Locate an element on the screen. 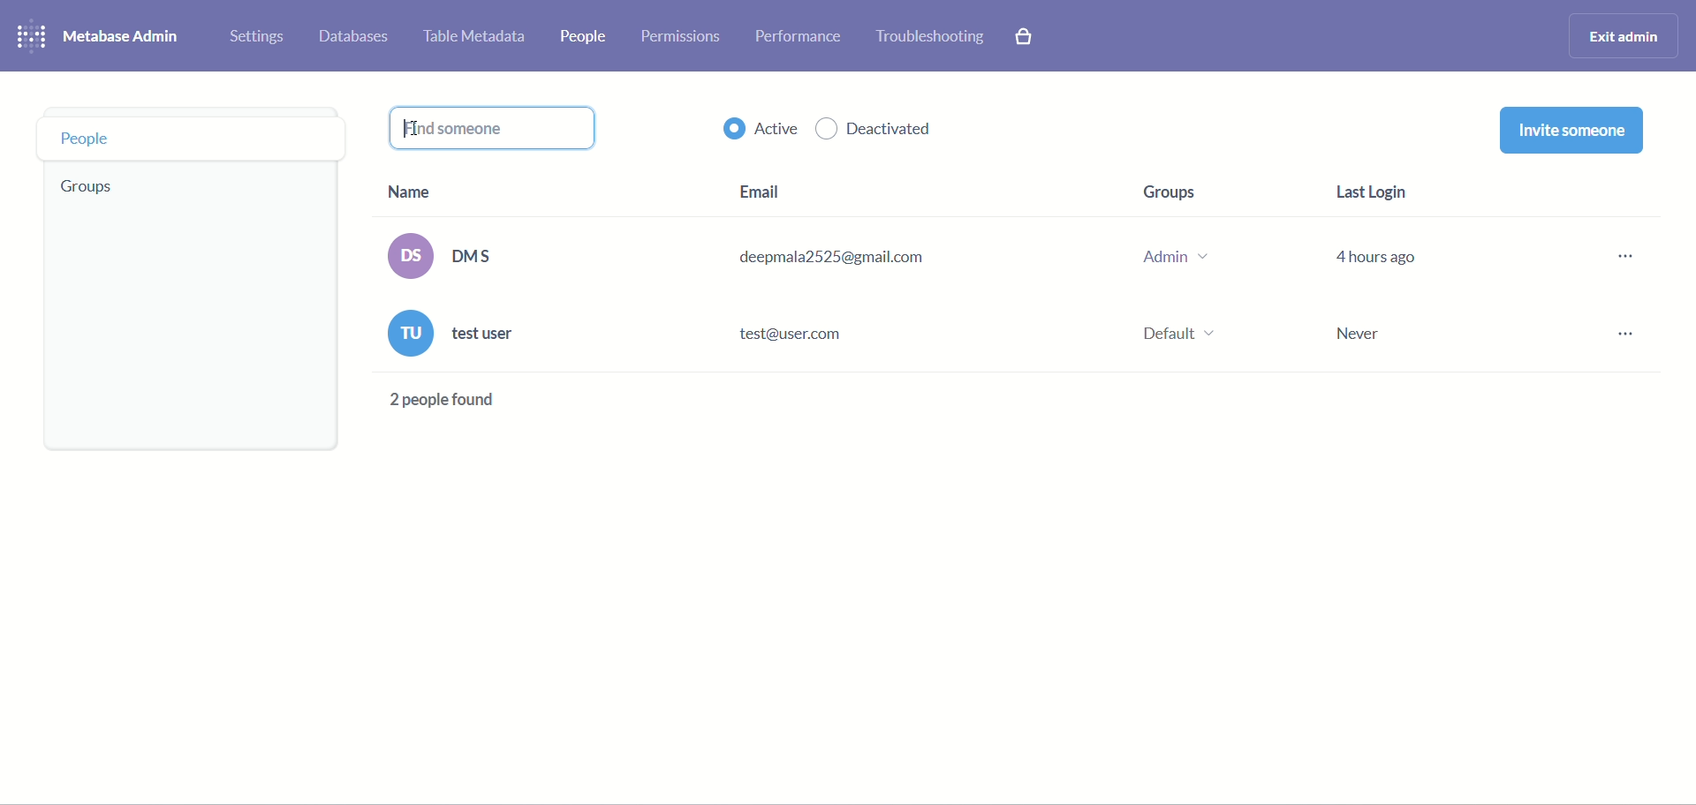 The width and height of the screenshot is (1696, 805). options is located at coordinates (1628, 296).